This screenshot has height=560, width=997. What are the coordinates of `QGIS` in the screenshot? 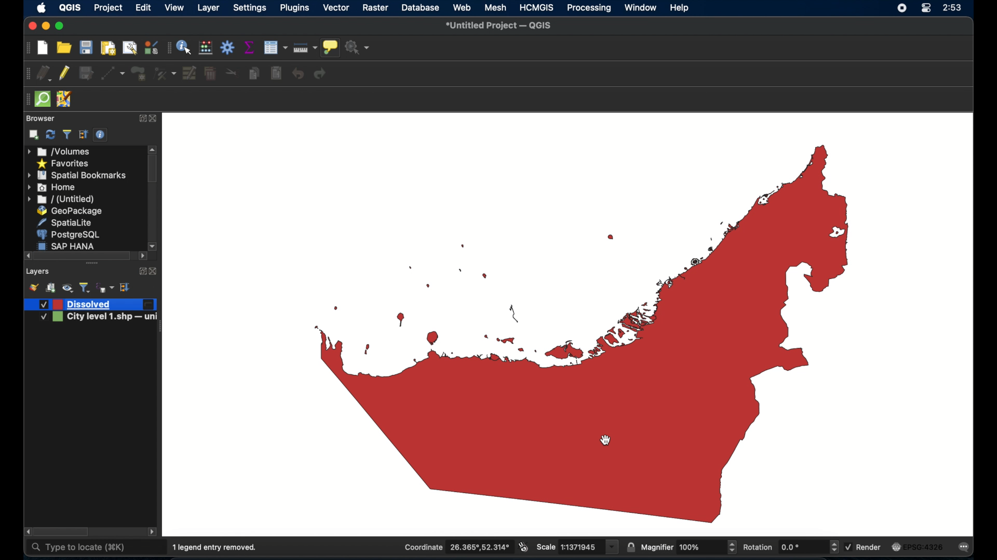 It's located at (70, 8).